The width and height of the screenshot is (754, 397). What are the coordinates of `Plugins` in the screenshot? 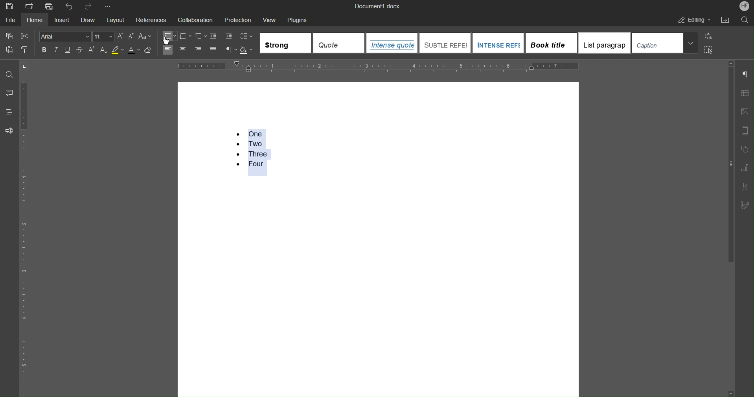 It's located at (298, 19).